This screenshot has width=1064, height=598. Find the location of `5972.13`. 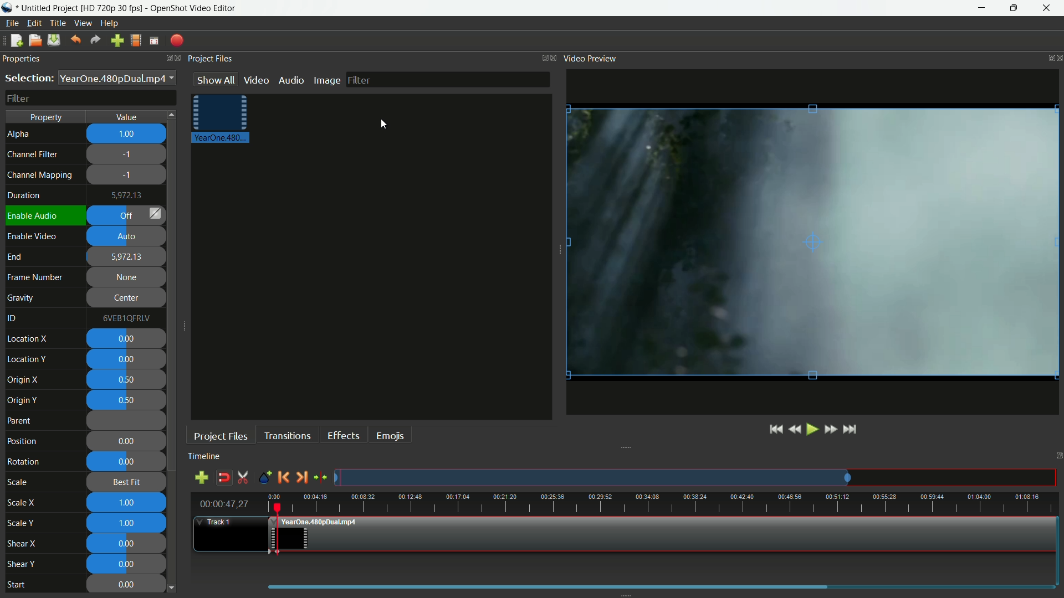

5972.13 is located at coordinates (127, 256).